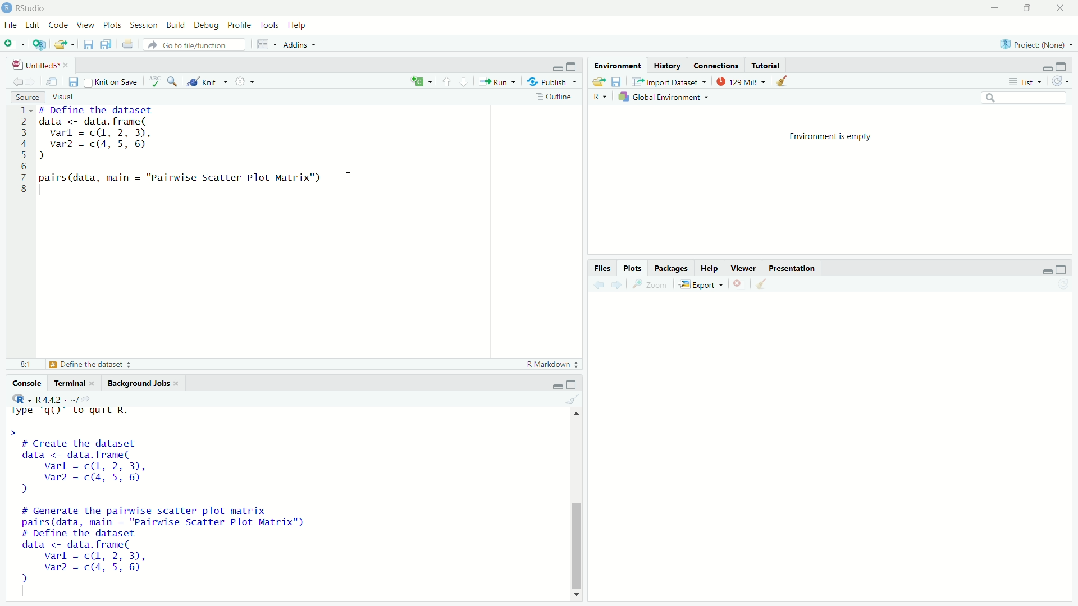  Describe the element at coordinates (33, 24) in the screenshot. I see `Edit` at that location.